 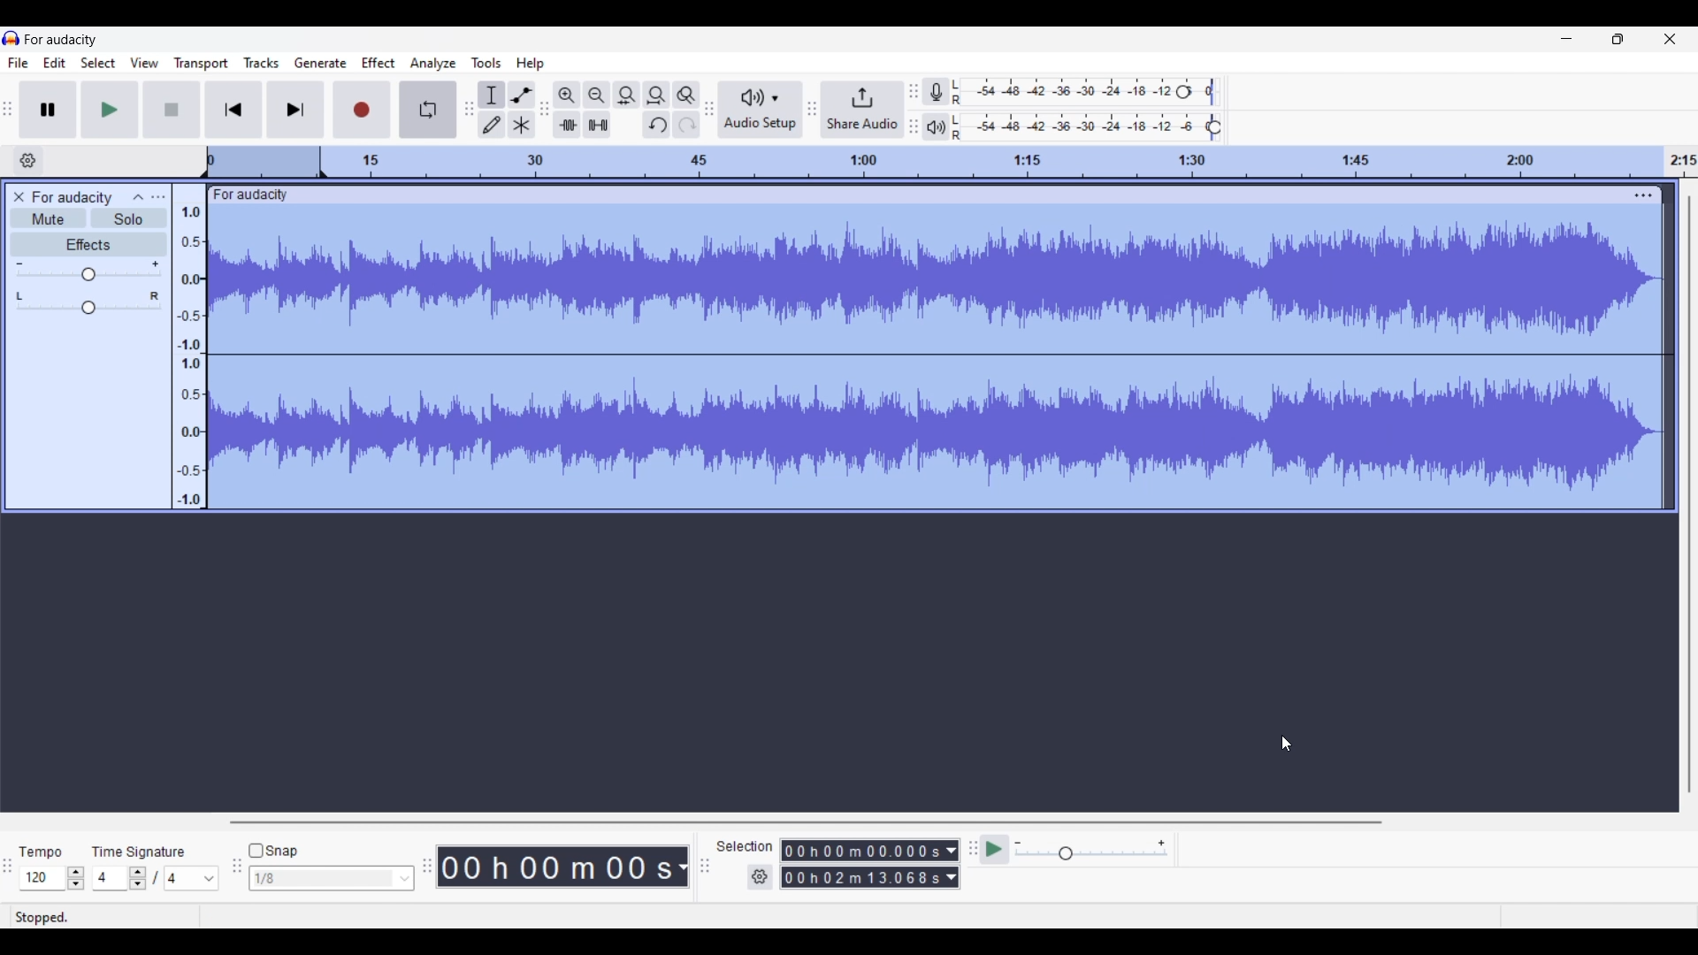 I want to click on Zoom in, so click(x=567, y=95).